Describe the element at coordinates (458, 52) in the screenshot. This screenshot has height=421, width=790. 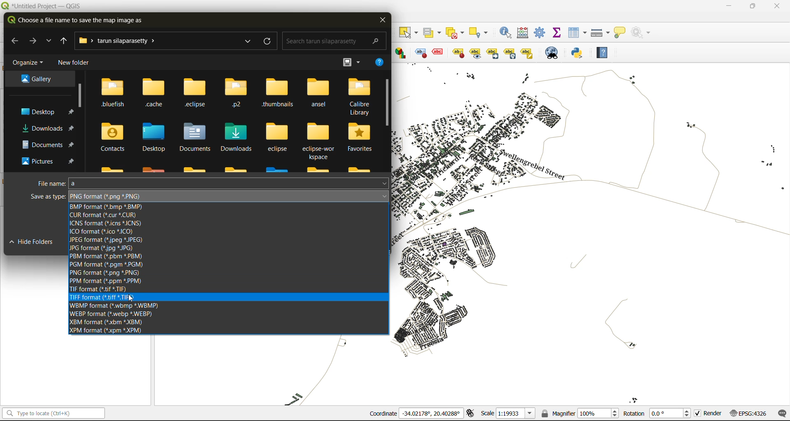
I see `show/hide lable and diagram ` at that location.